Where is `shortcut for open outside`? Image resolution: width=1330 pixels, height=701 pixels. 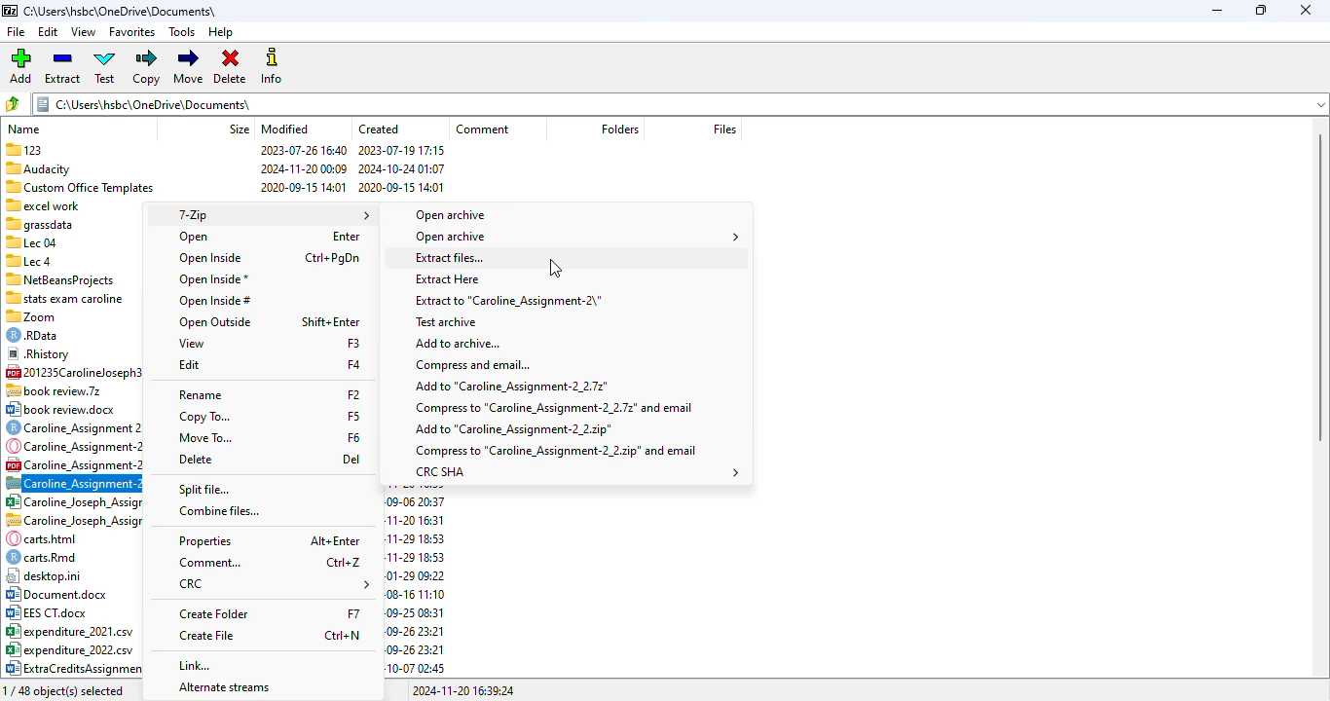 shortcut for open outside is located at coordinates (331, 321).